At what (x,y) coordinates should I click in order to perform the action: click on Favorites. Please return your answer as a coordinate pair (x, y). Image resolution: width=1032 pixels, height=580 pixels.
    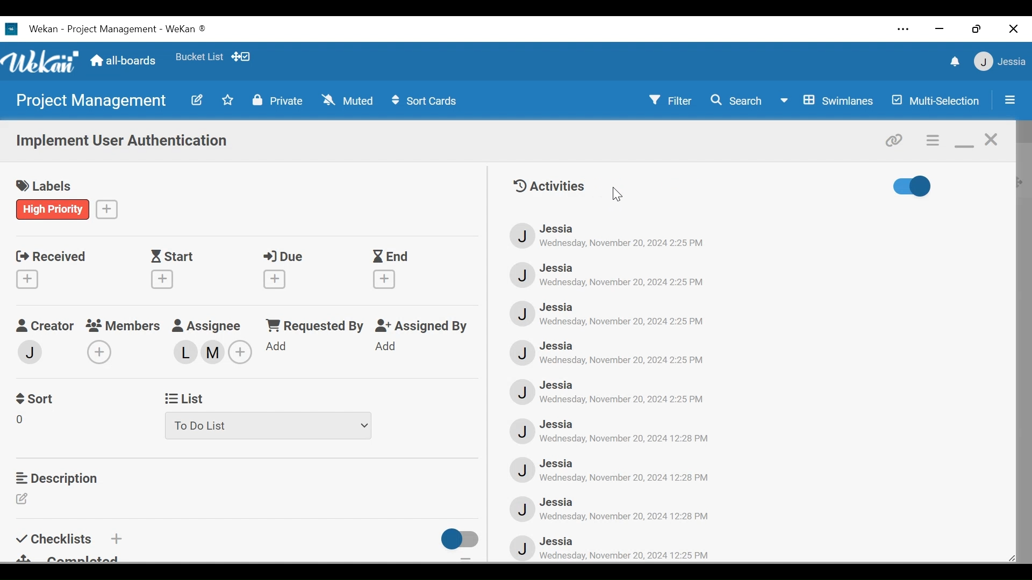
    Looking at the image, I should click on (199, 57).